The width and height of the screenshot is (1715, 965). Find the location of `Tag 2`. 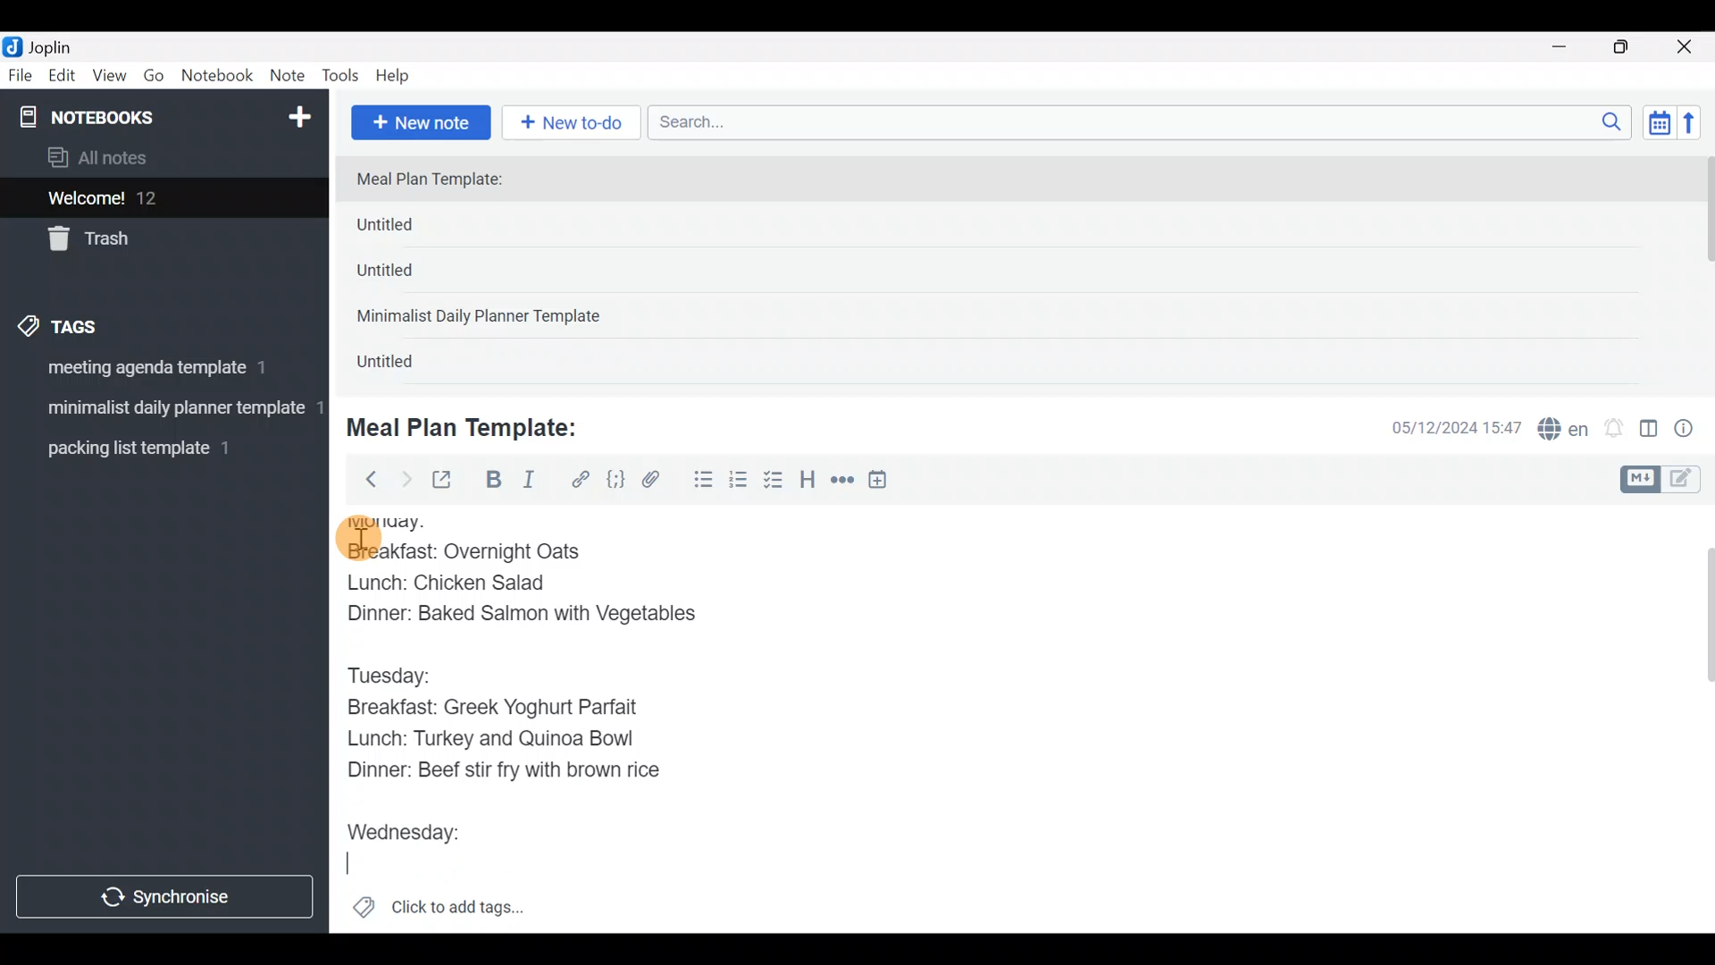

Tag 2 is located at coordinates (163, 410).